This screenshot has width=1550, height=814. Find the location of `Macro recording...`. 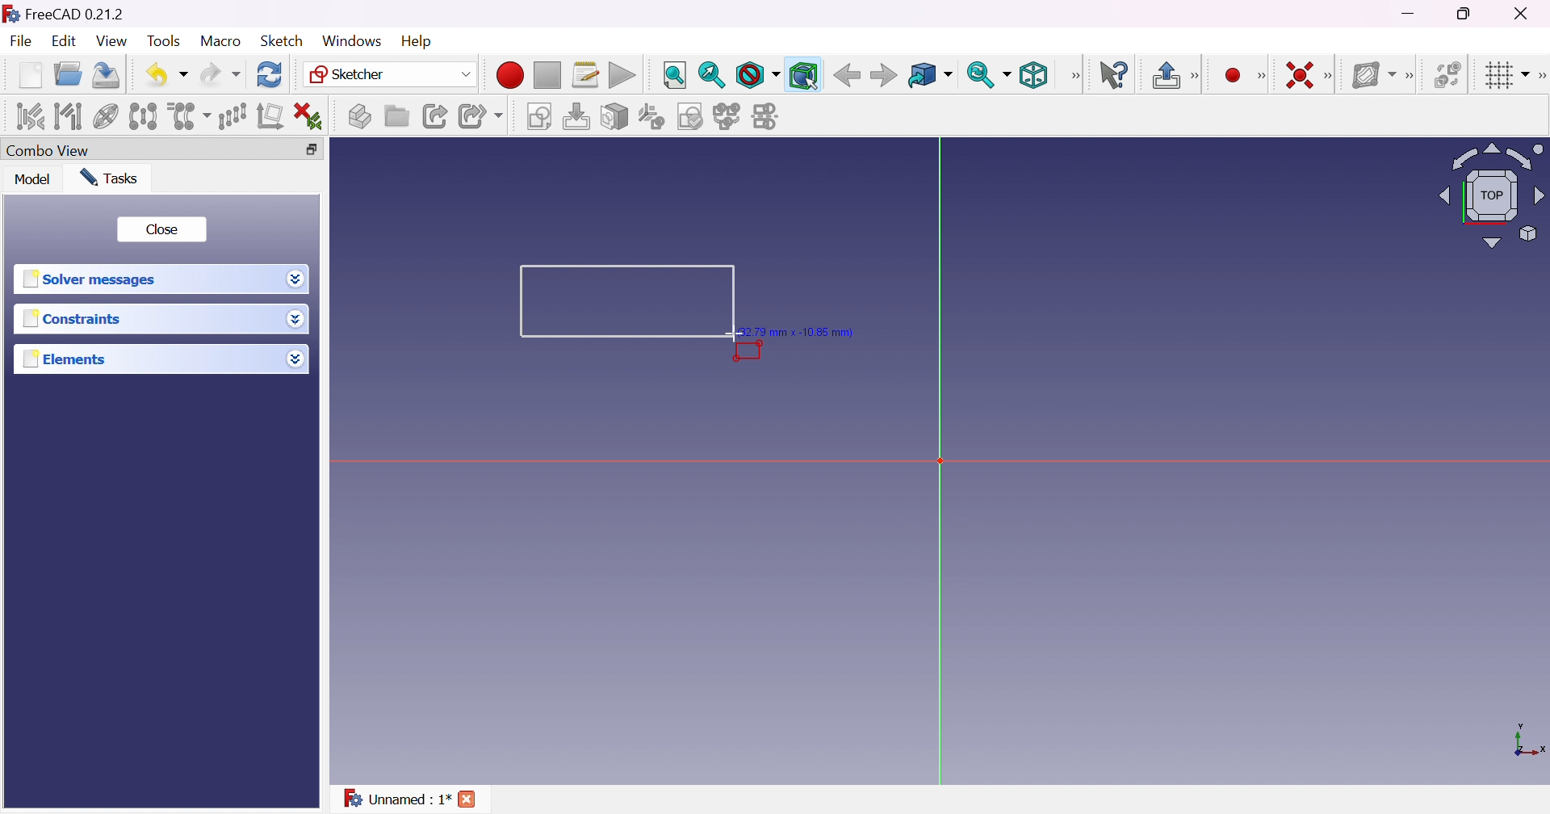

Macro recording... is located at coordinates (510, 74).